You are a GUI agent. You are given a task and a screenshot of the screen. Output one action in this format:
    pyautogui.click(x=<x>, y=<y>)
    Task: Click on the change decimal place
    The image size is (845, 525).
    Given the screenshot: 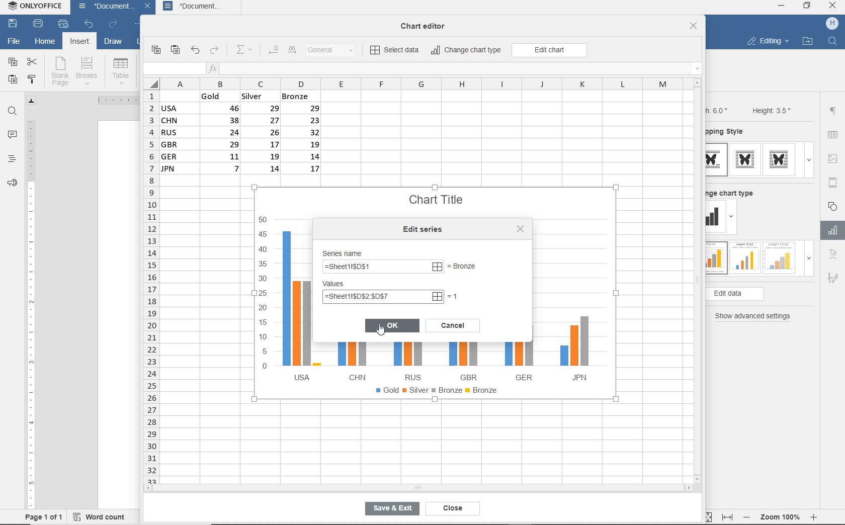 What is the action you would take?
    pyautogui.click(x=282, y=50)
    